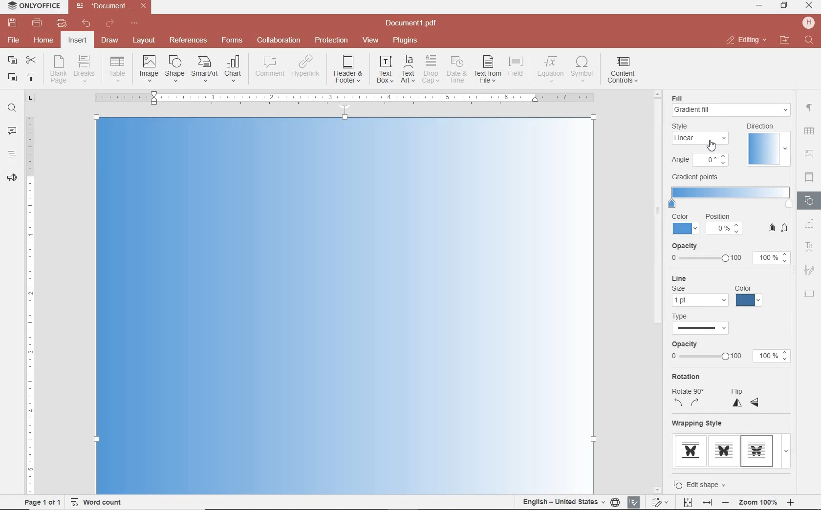 This screenshot has height=510, width=821. I want to click on INSERT TEXT ART, so click(408, 69).